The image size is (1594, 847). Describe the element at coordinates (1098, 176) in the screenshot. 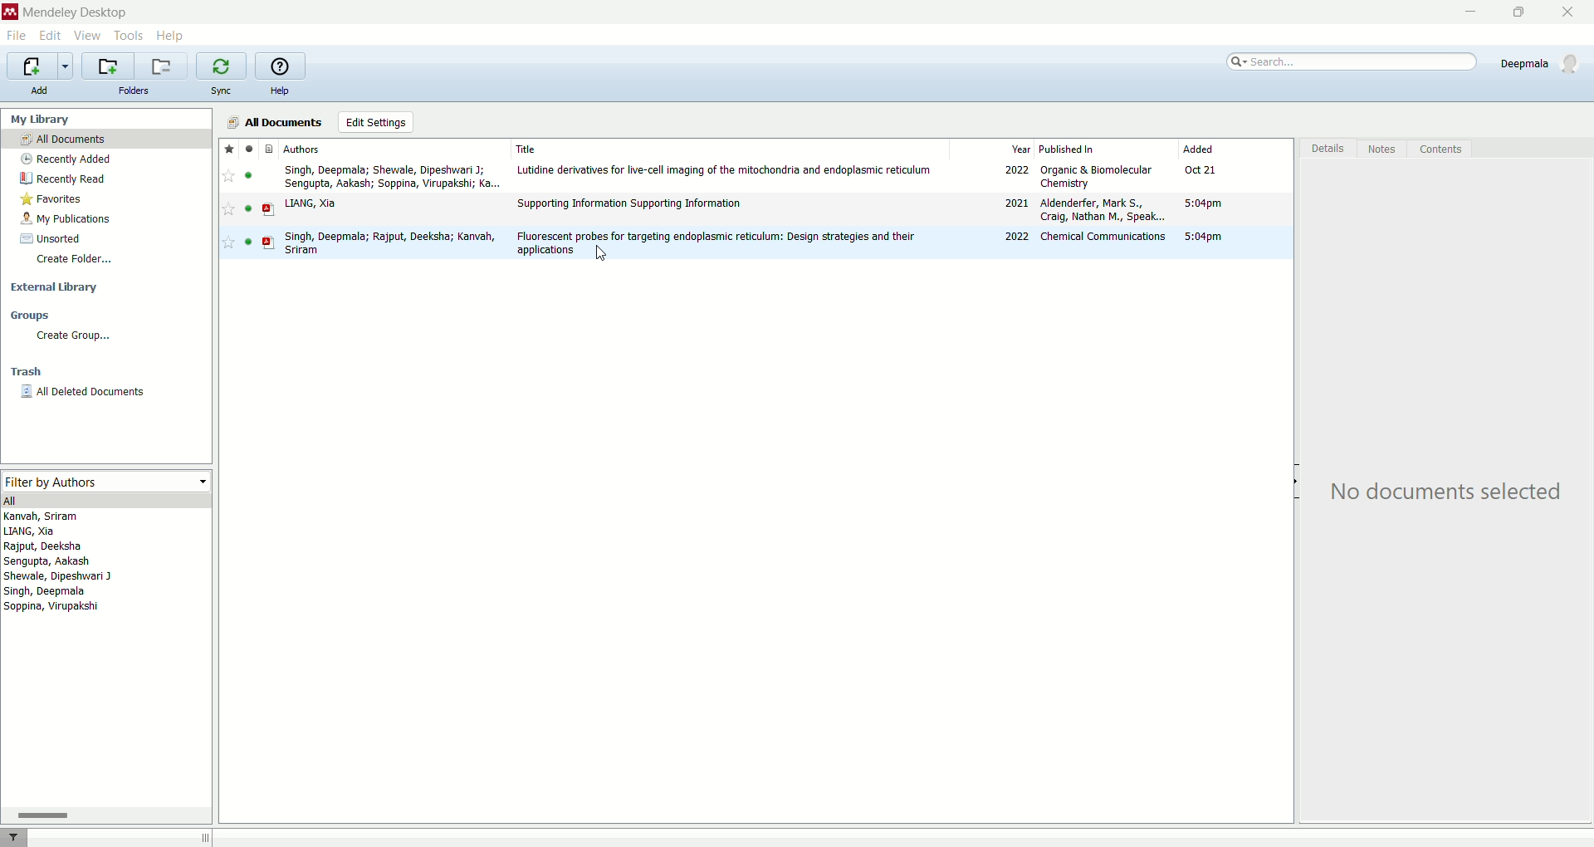

I see `Organic & Biomolecular Chemistry` at that location.